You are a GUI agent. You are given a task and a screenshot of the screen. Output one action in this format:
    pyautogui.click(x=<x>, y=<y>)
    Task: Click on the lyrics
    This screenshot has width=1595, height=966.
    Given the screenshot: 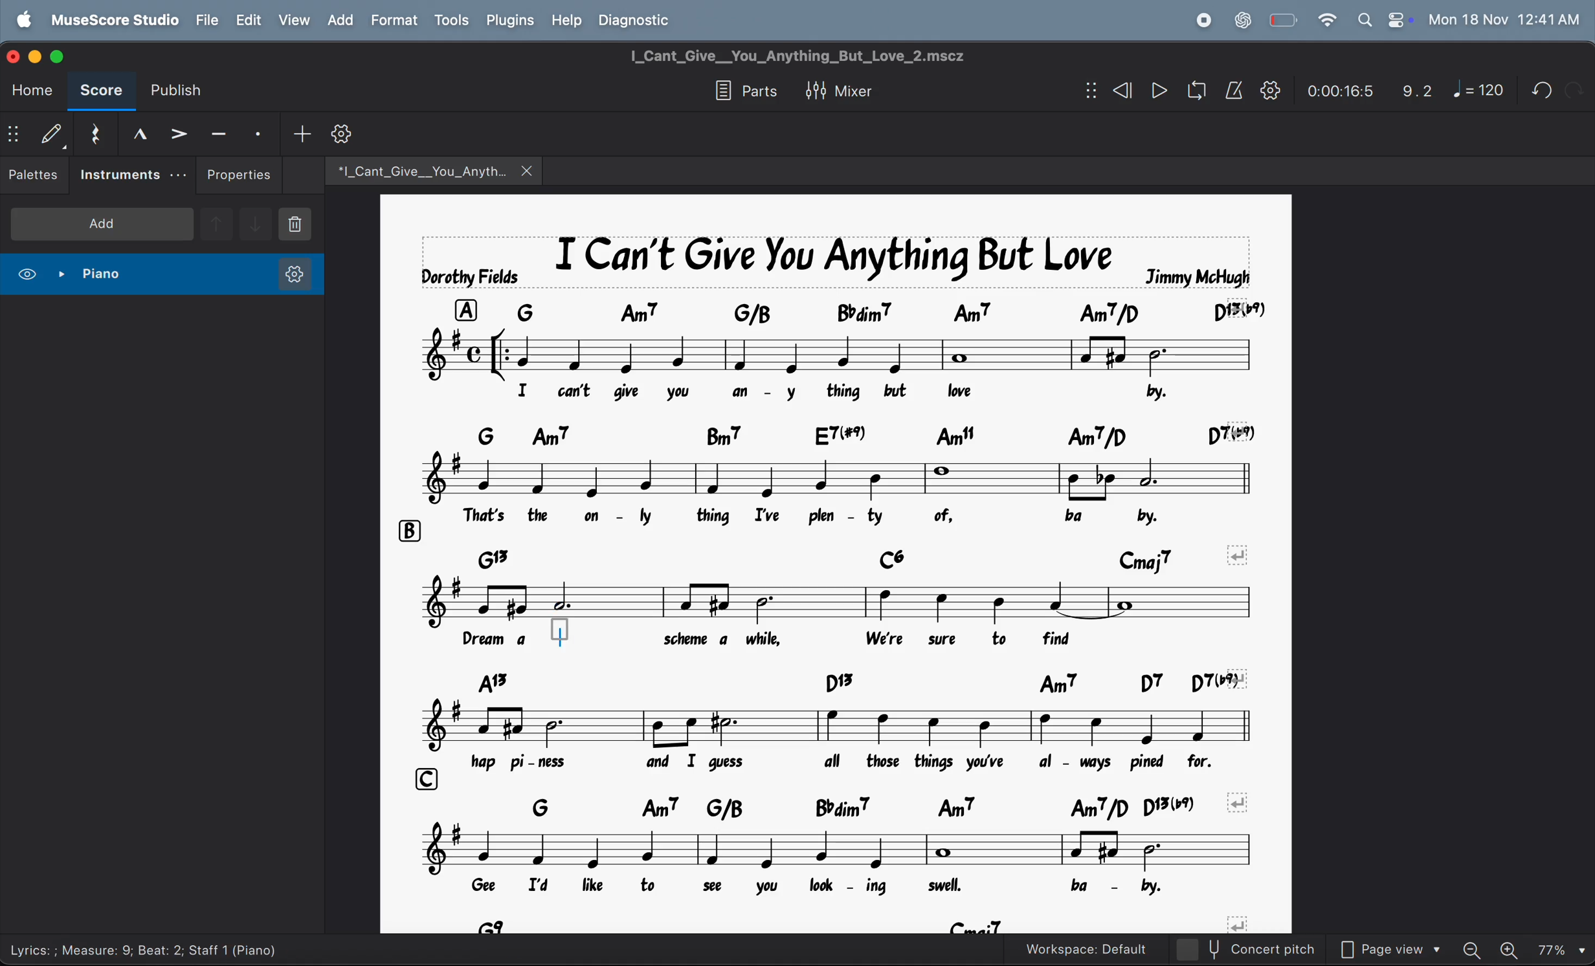 What is the action you would take?
    pyautogui.click(x=850, y=513)
    